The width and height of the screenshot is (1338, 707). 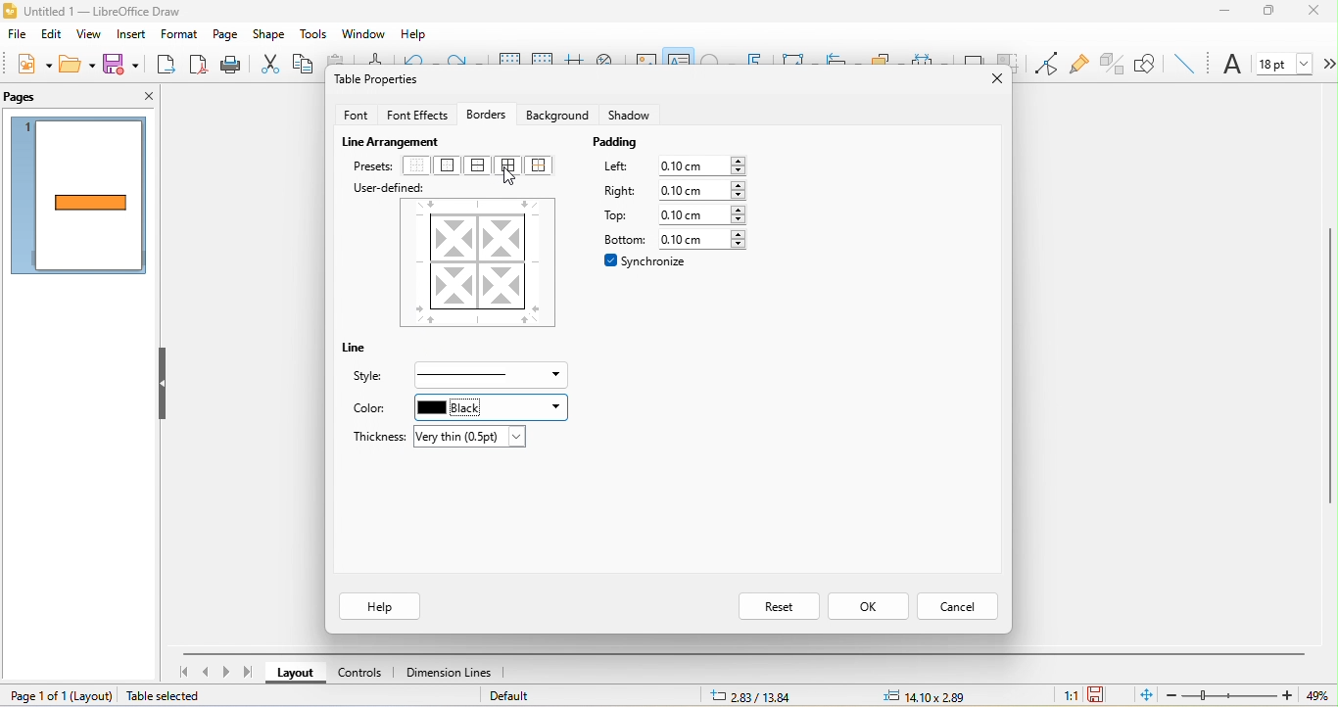 What do you see at coordinates (198, 64) in the screenshot?
I see `export directly as pdf` at bounding box center [198, 64].